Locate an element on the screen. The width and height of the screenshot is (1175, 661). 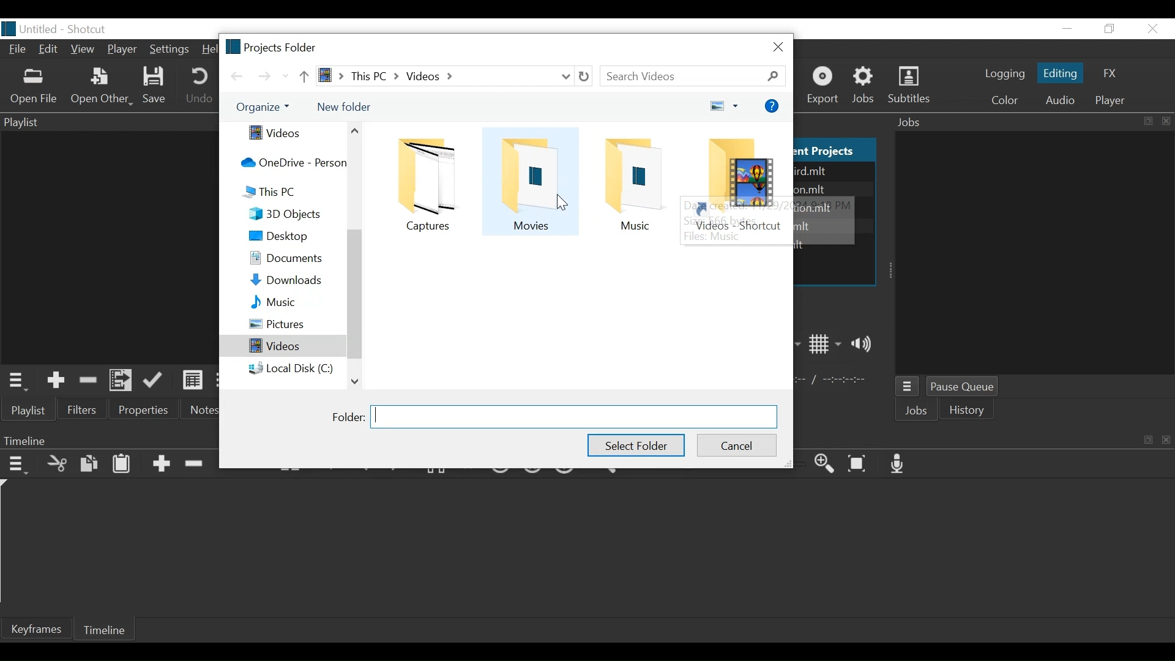
Folder Field is located at coordinates (575, 417).